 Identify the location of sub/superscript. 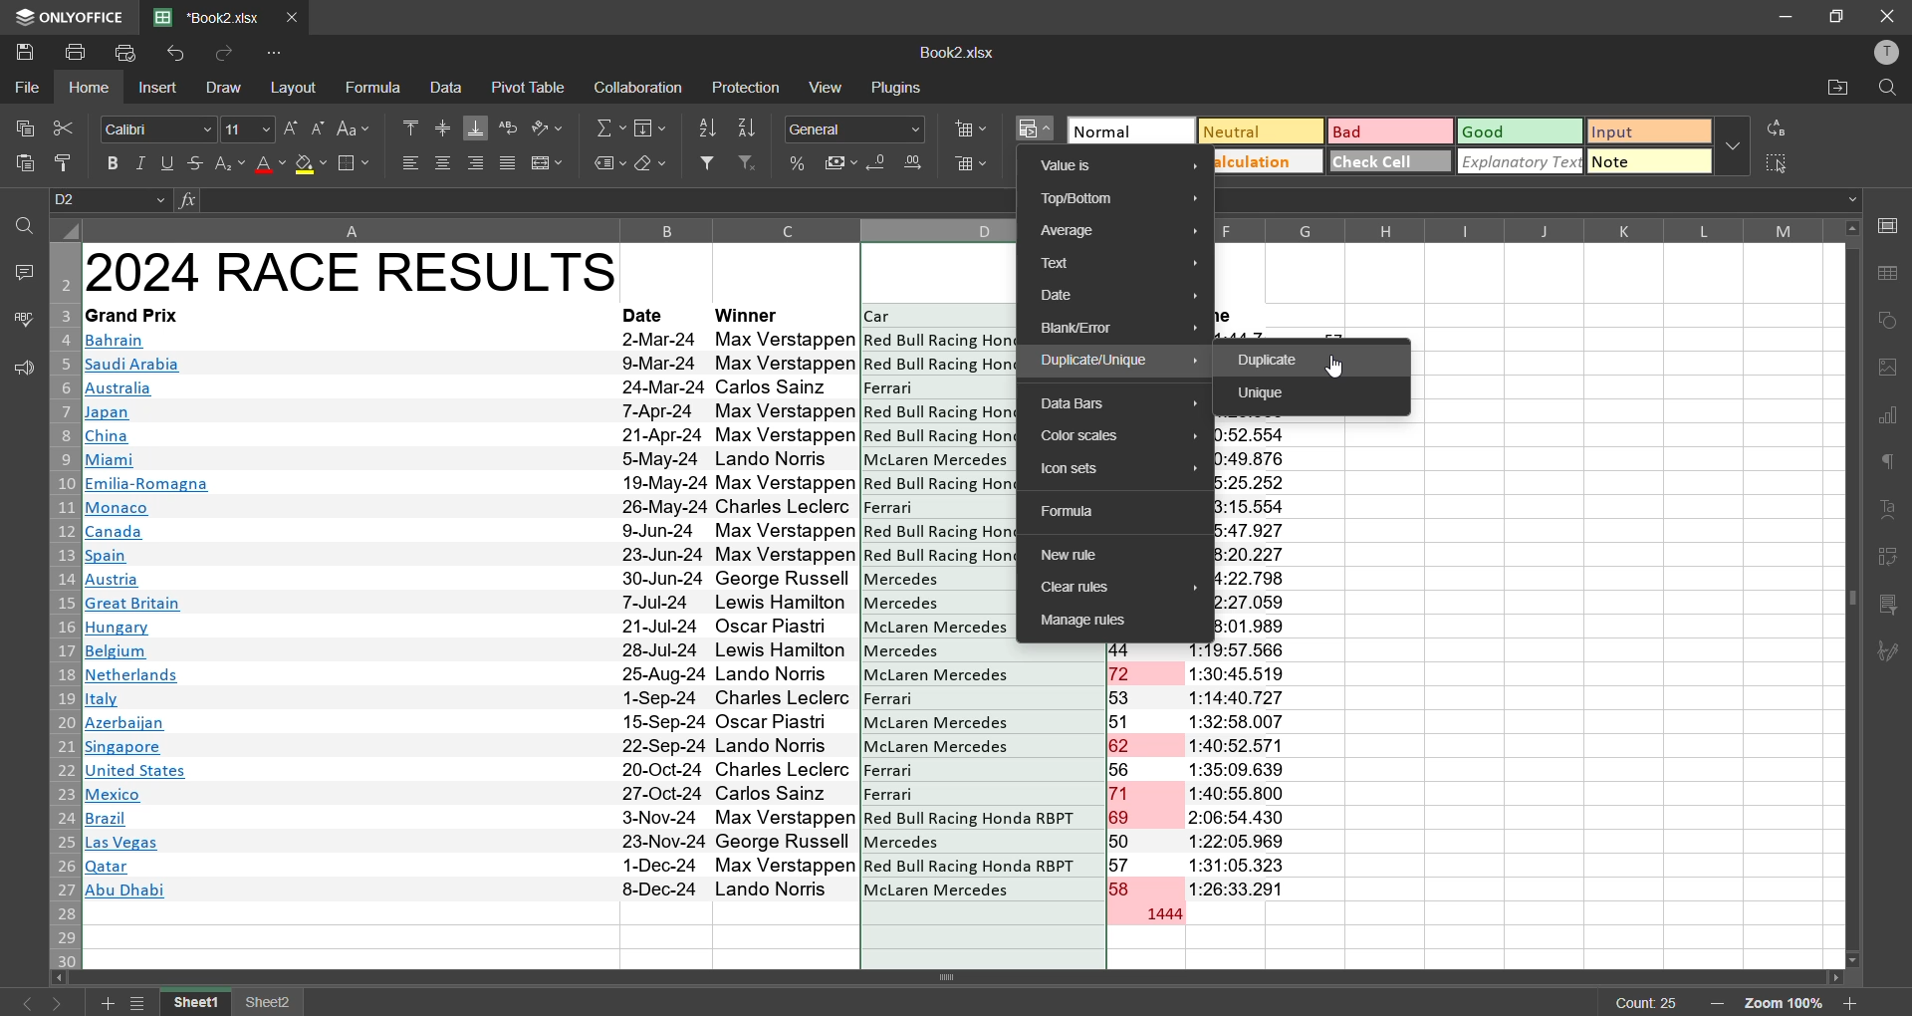
(227, 162).